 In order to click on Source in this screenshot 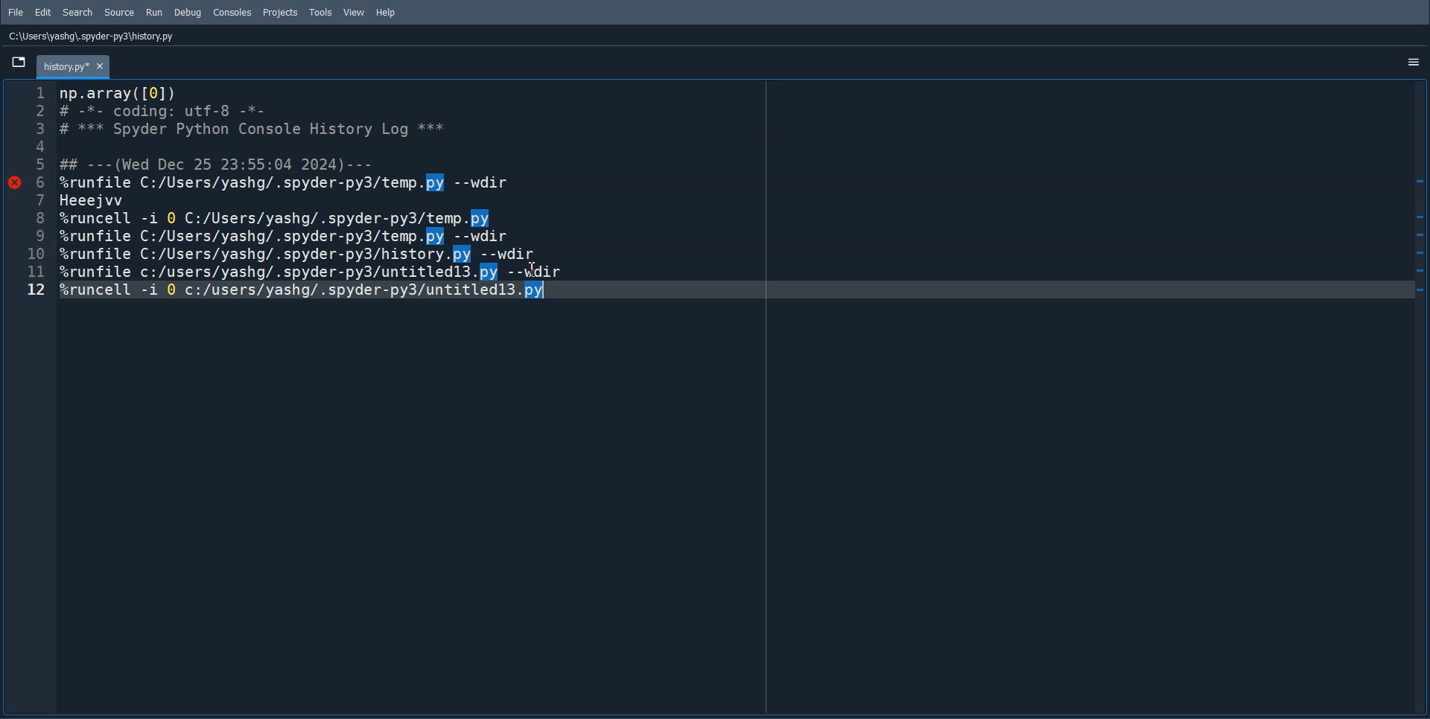, I will do `click(121, 12)`.